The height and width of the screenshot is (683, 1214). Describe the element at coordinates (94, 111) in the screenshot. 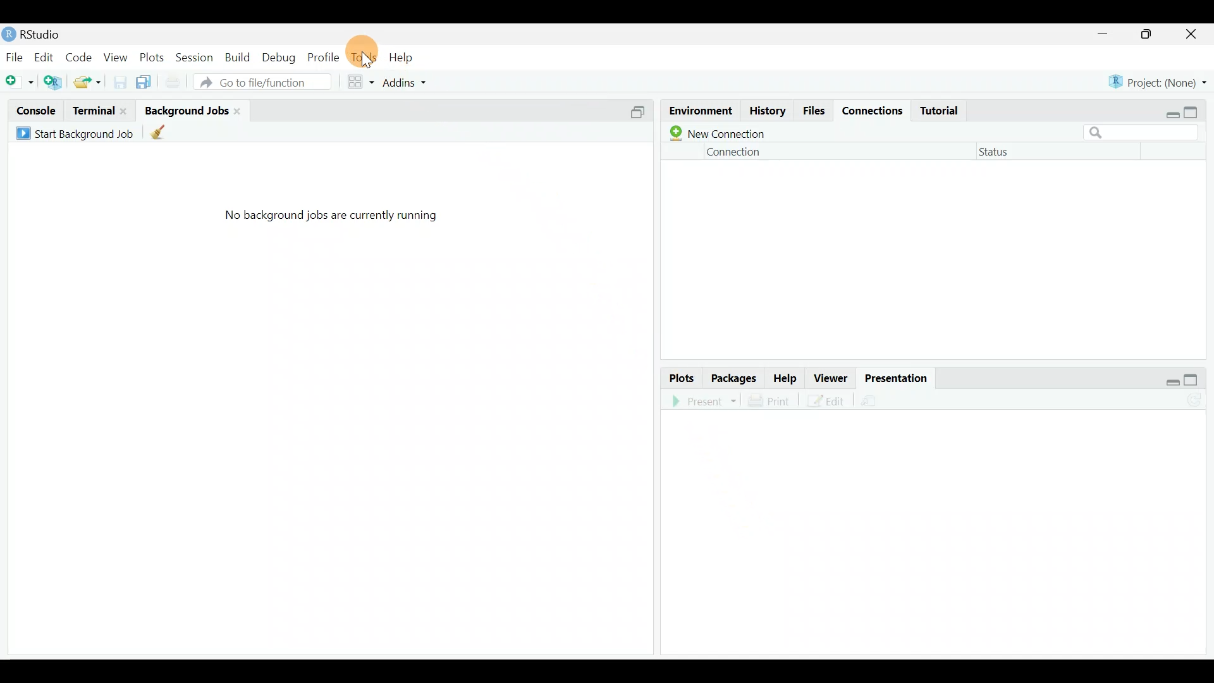

I see `Terminal` at that location.